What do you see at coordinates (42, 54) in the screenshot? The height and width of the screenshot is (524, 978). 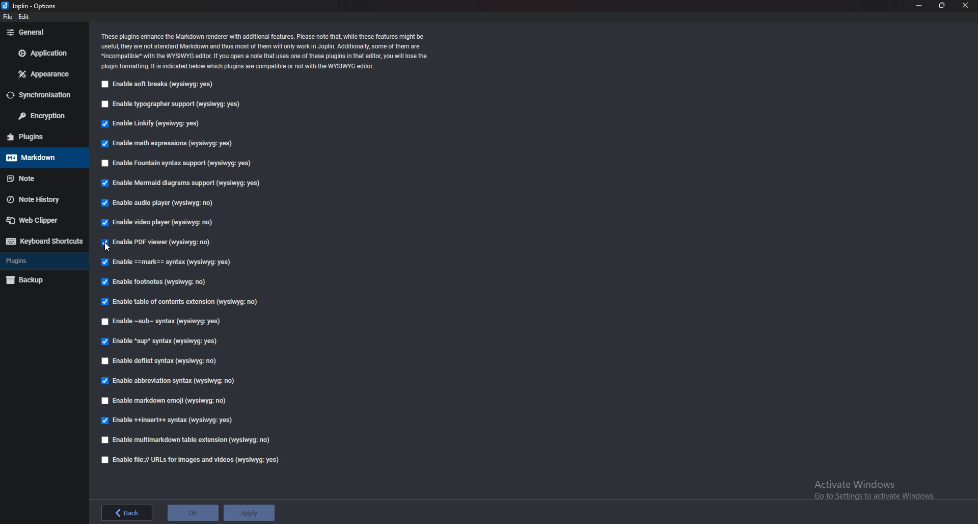 I see `Application` at bounding box center [42, 54].